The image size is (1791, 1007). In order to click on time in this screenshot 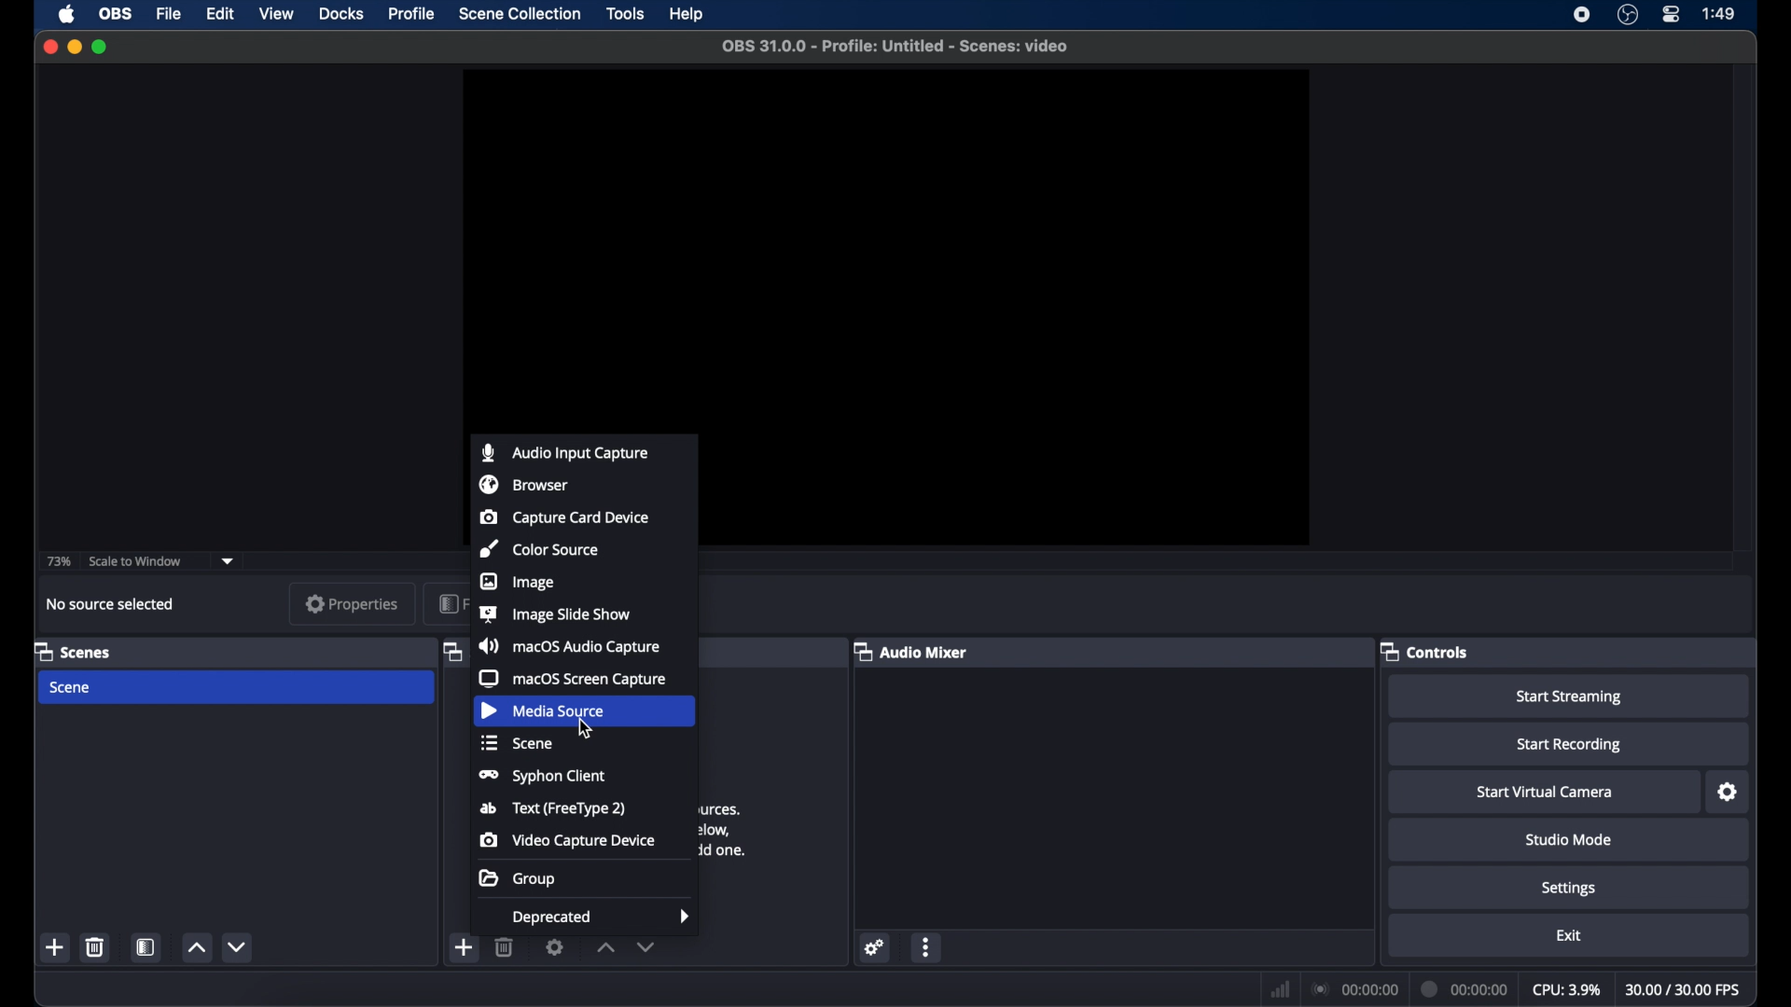, I will do `click(1719, 13)`.